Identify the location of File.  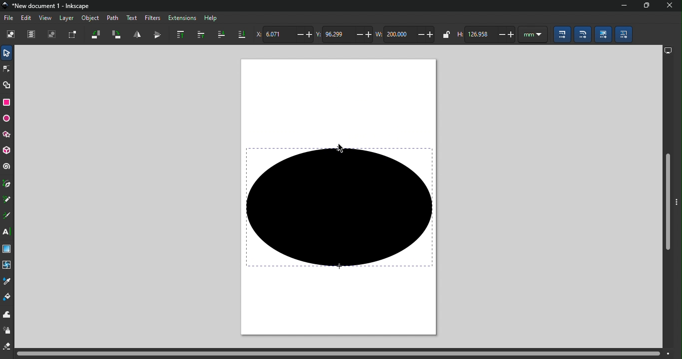
(8, 18).